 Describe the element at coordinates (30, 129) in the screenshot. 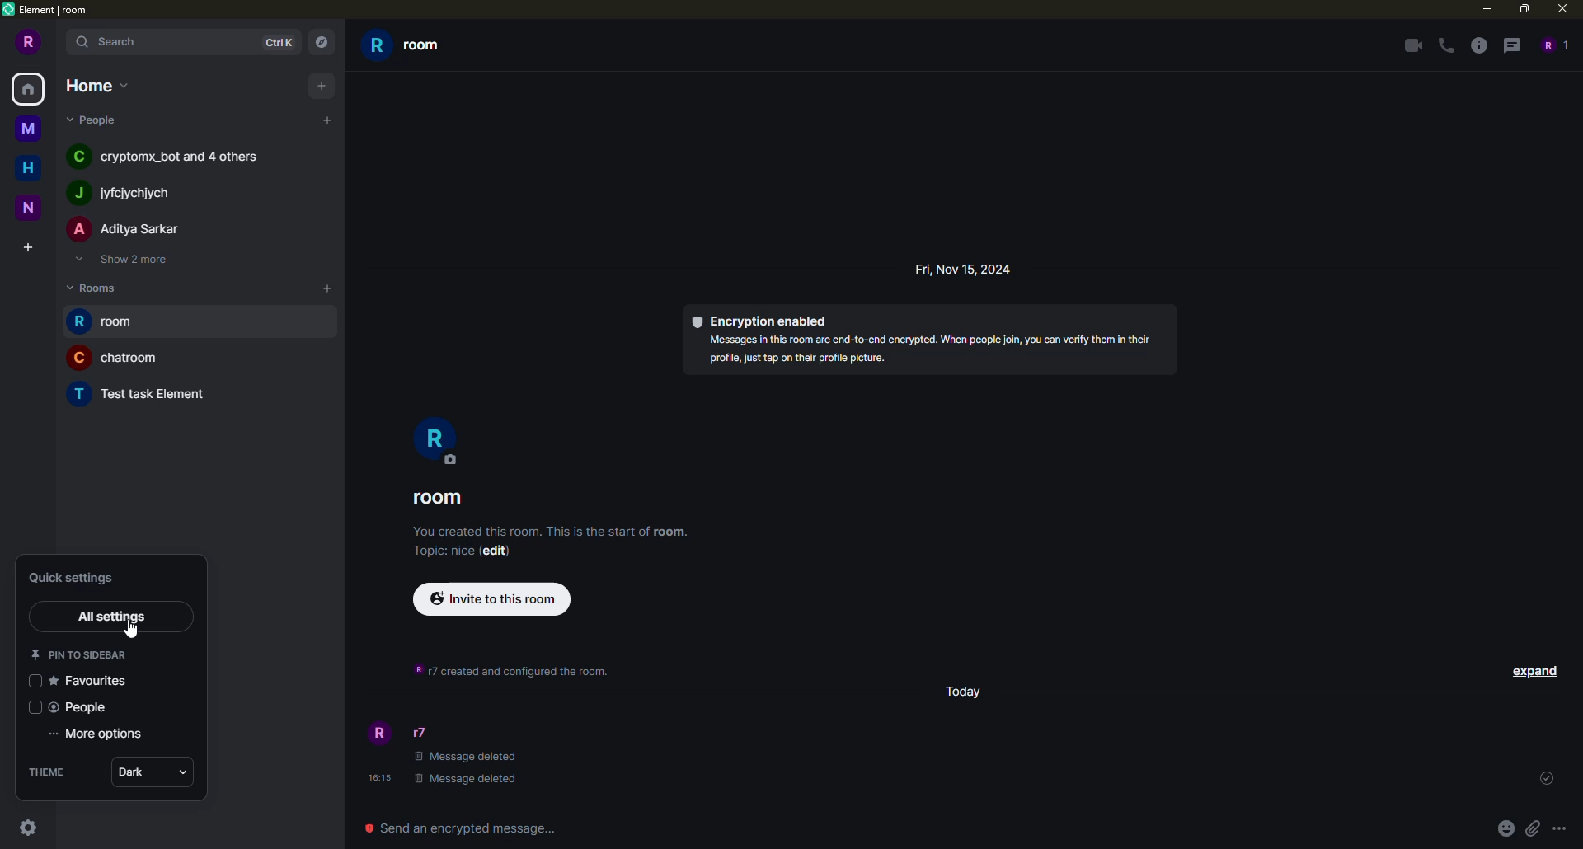

I see `space` at that location.